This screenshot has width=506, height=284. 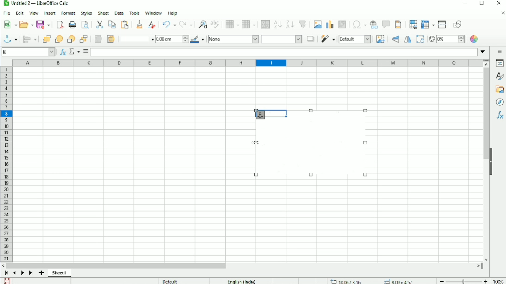 I want to click on Minimize, so click(x=464, y=4).